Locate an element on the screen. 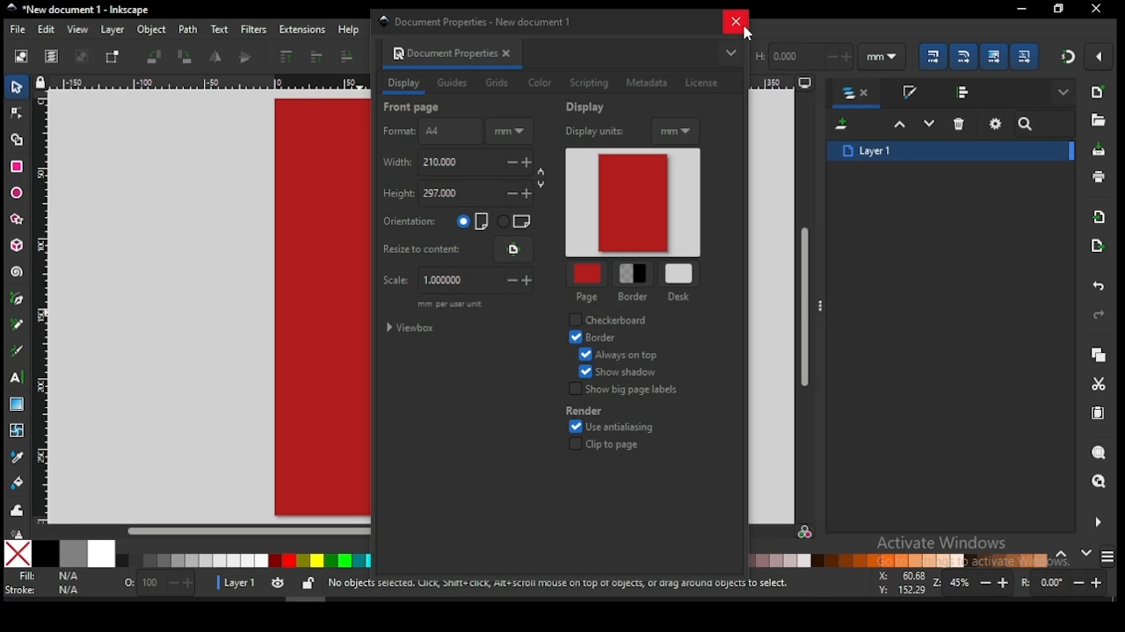  new layer is located at coordinates (844, 126).